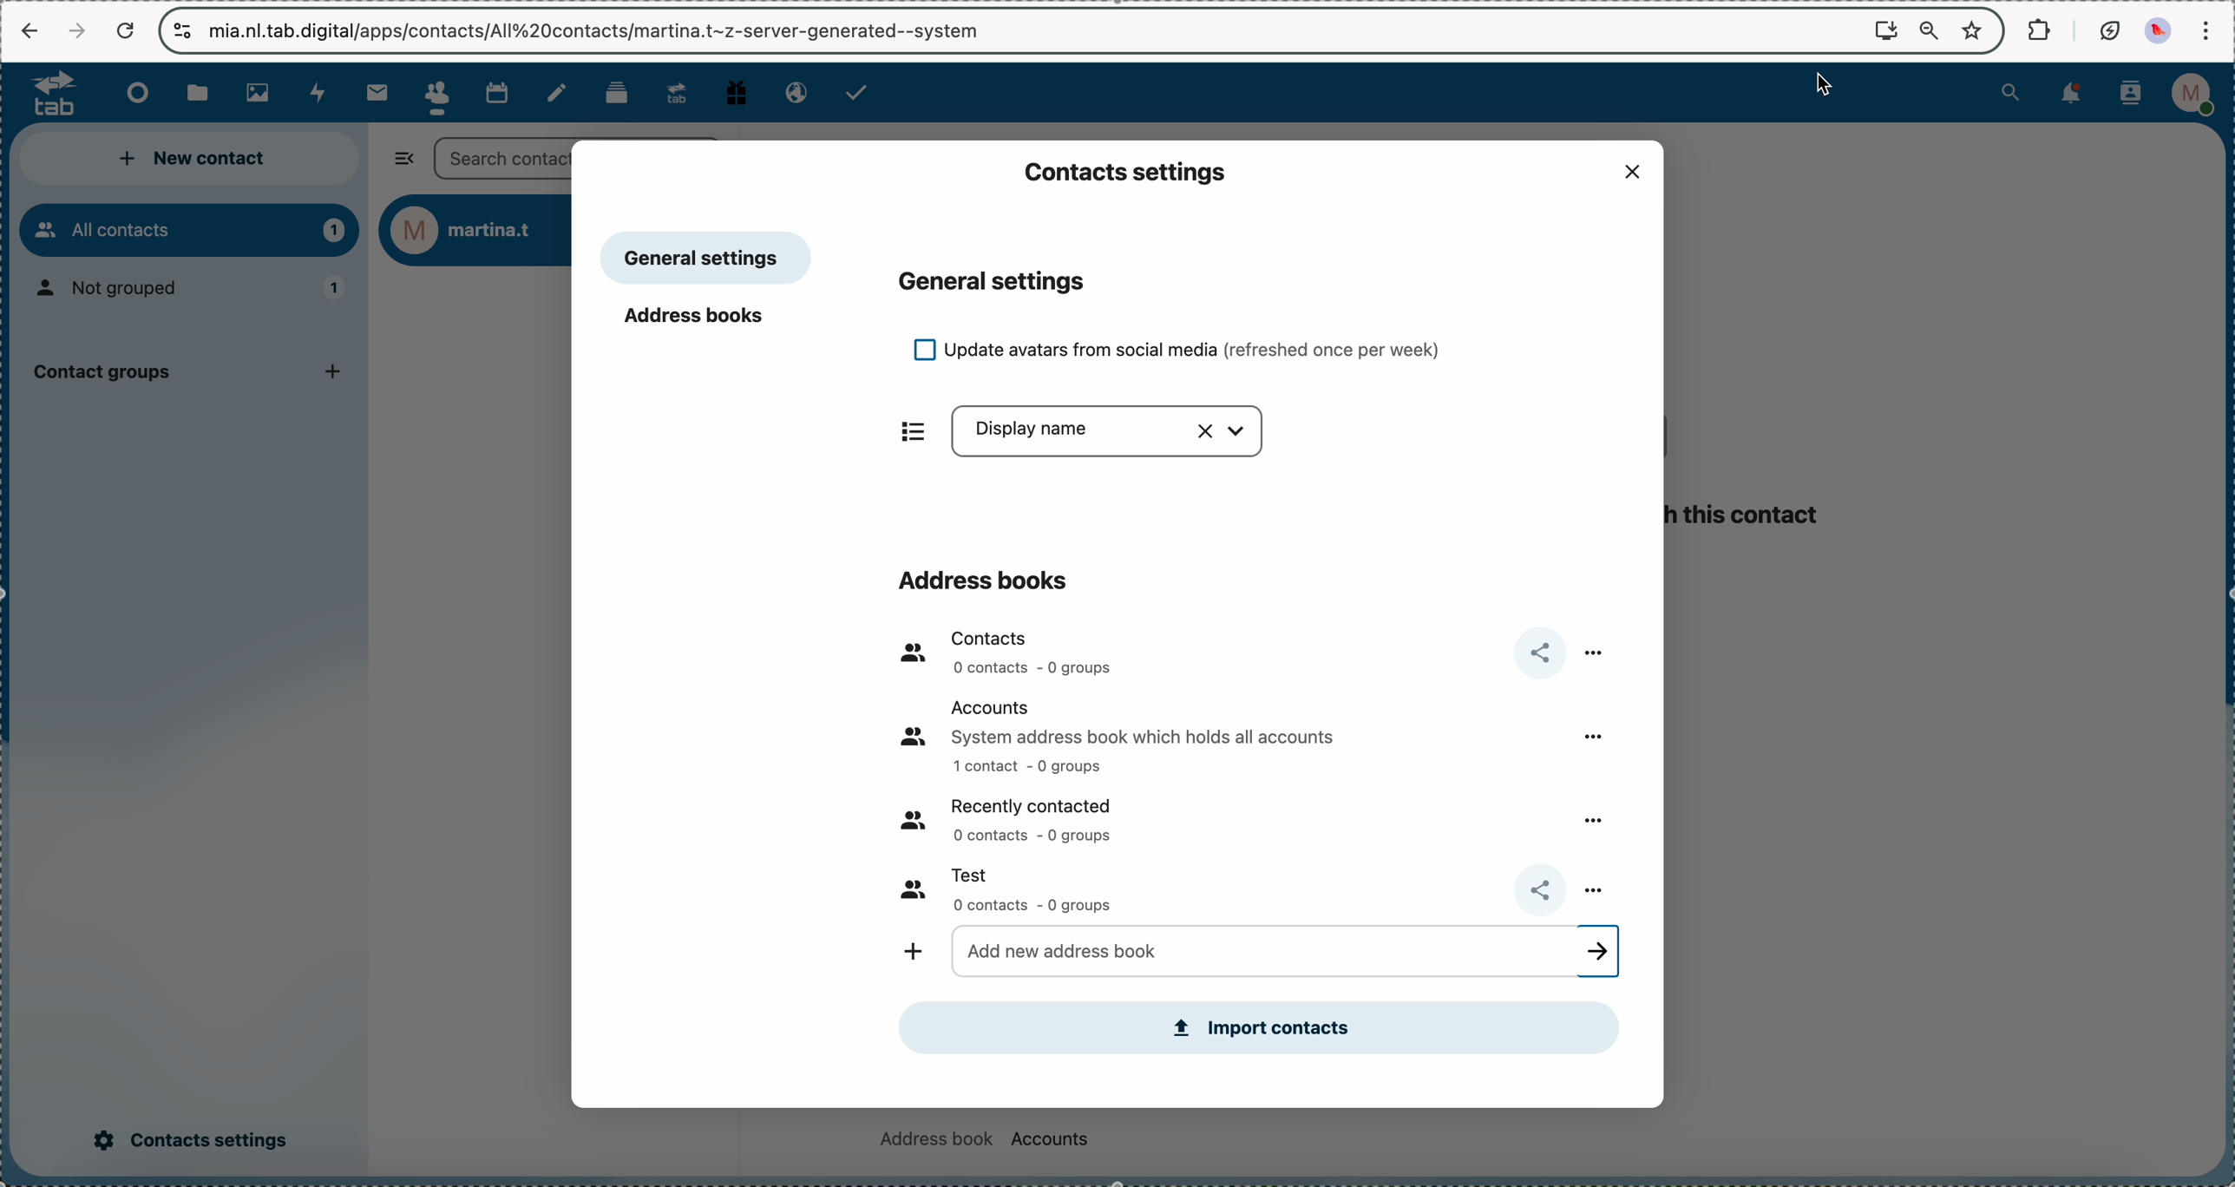 This screenshot has height=1187, width=2235. What do you see at coordinates (399, 162) in the screenshot?
I see `hide sidebar` at bounding box center [399, 162].